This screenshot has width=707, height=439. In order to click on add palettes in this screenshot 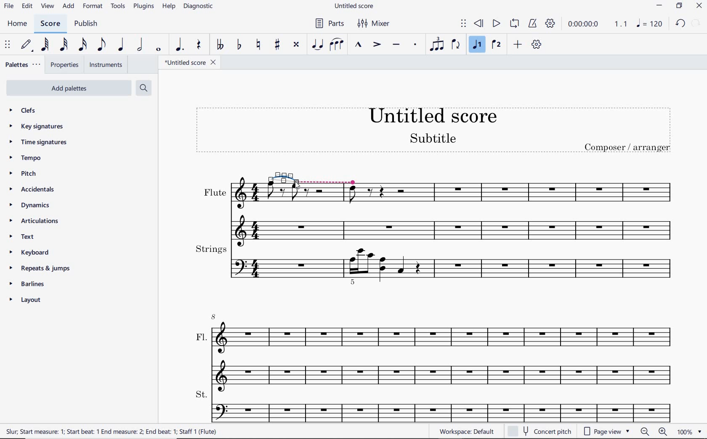, I will do `click(69, 87)`.